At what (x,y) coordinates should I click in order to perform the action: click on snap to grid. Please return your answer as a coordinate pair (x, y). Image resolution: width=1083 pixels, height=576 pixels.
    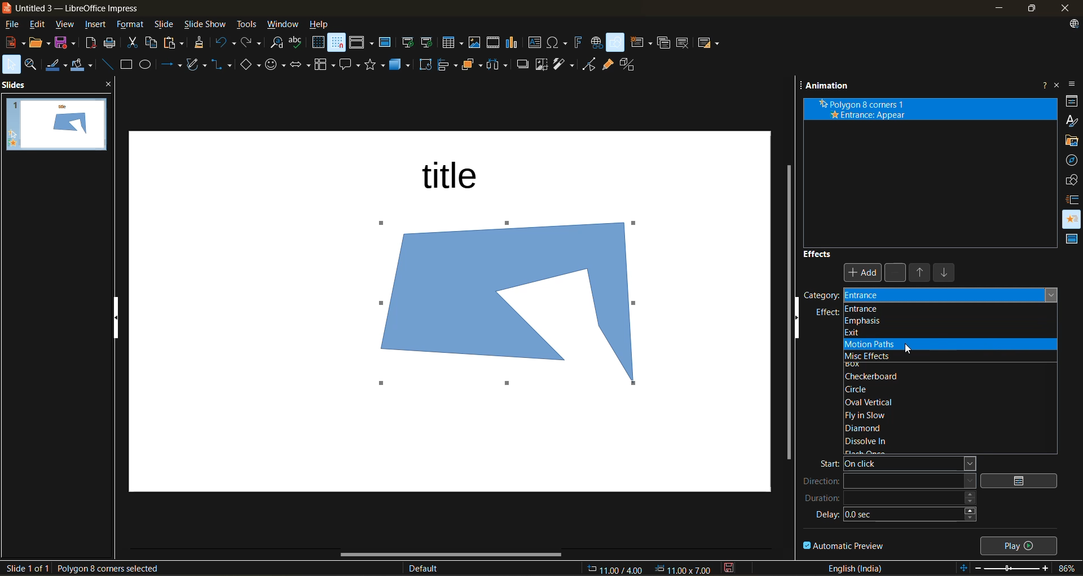
    Looking at the image, I should click on (336, 43).